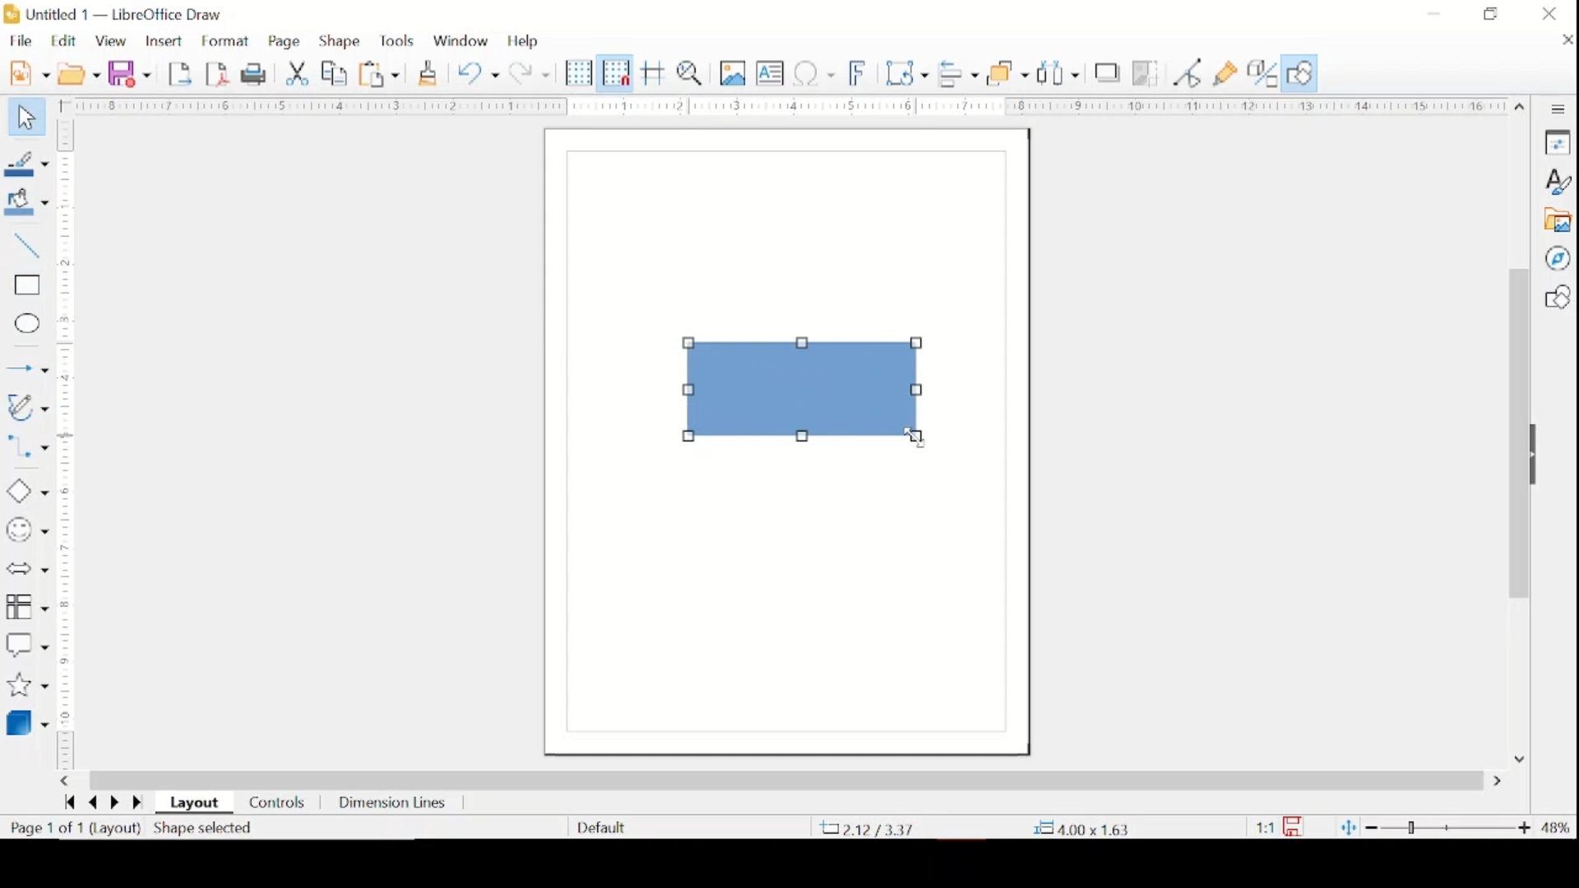  Describe the element at coordinates (340, 41) in the screenshot. I see `shape` at that location.